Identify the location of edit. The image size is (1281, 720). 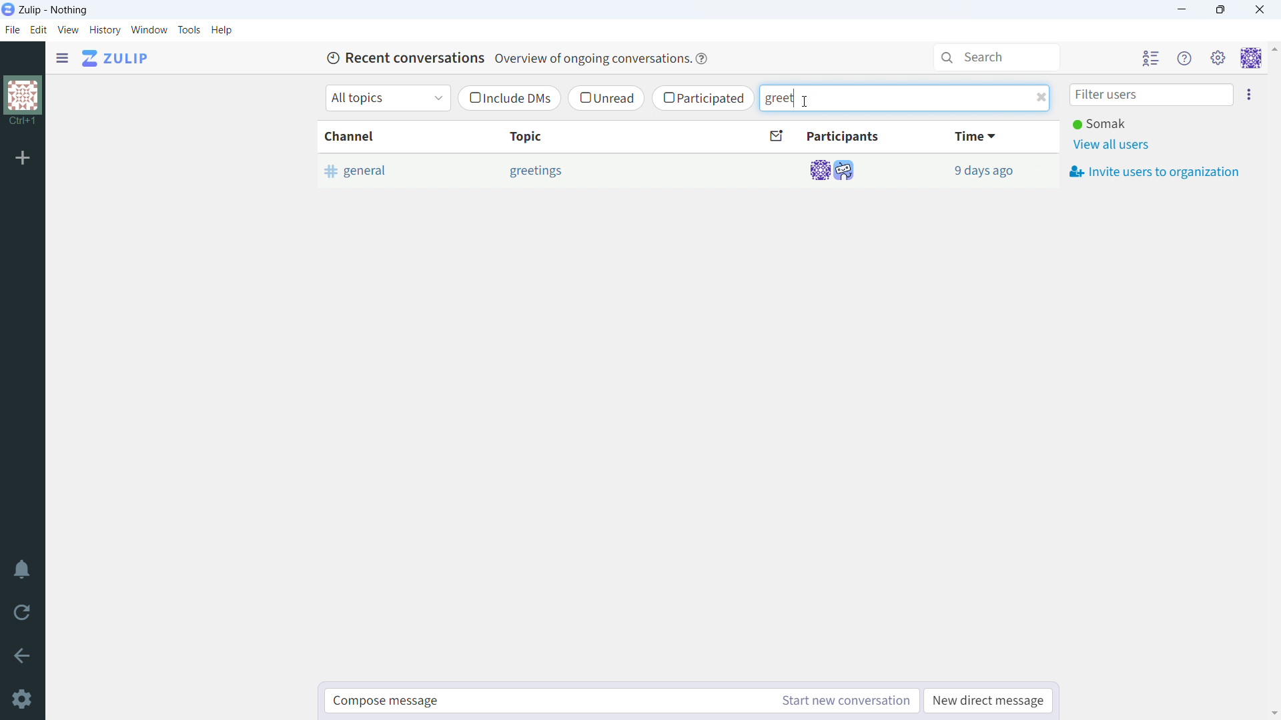
(39, 30).